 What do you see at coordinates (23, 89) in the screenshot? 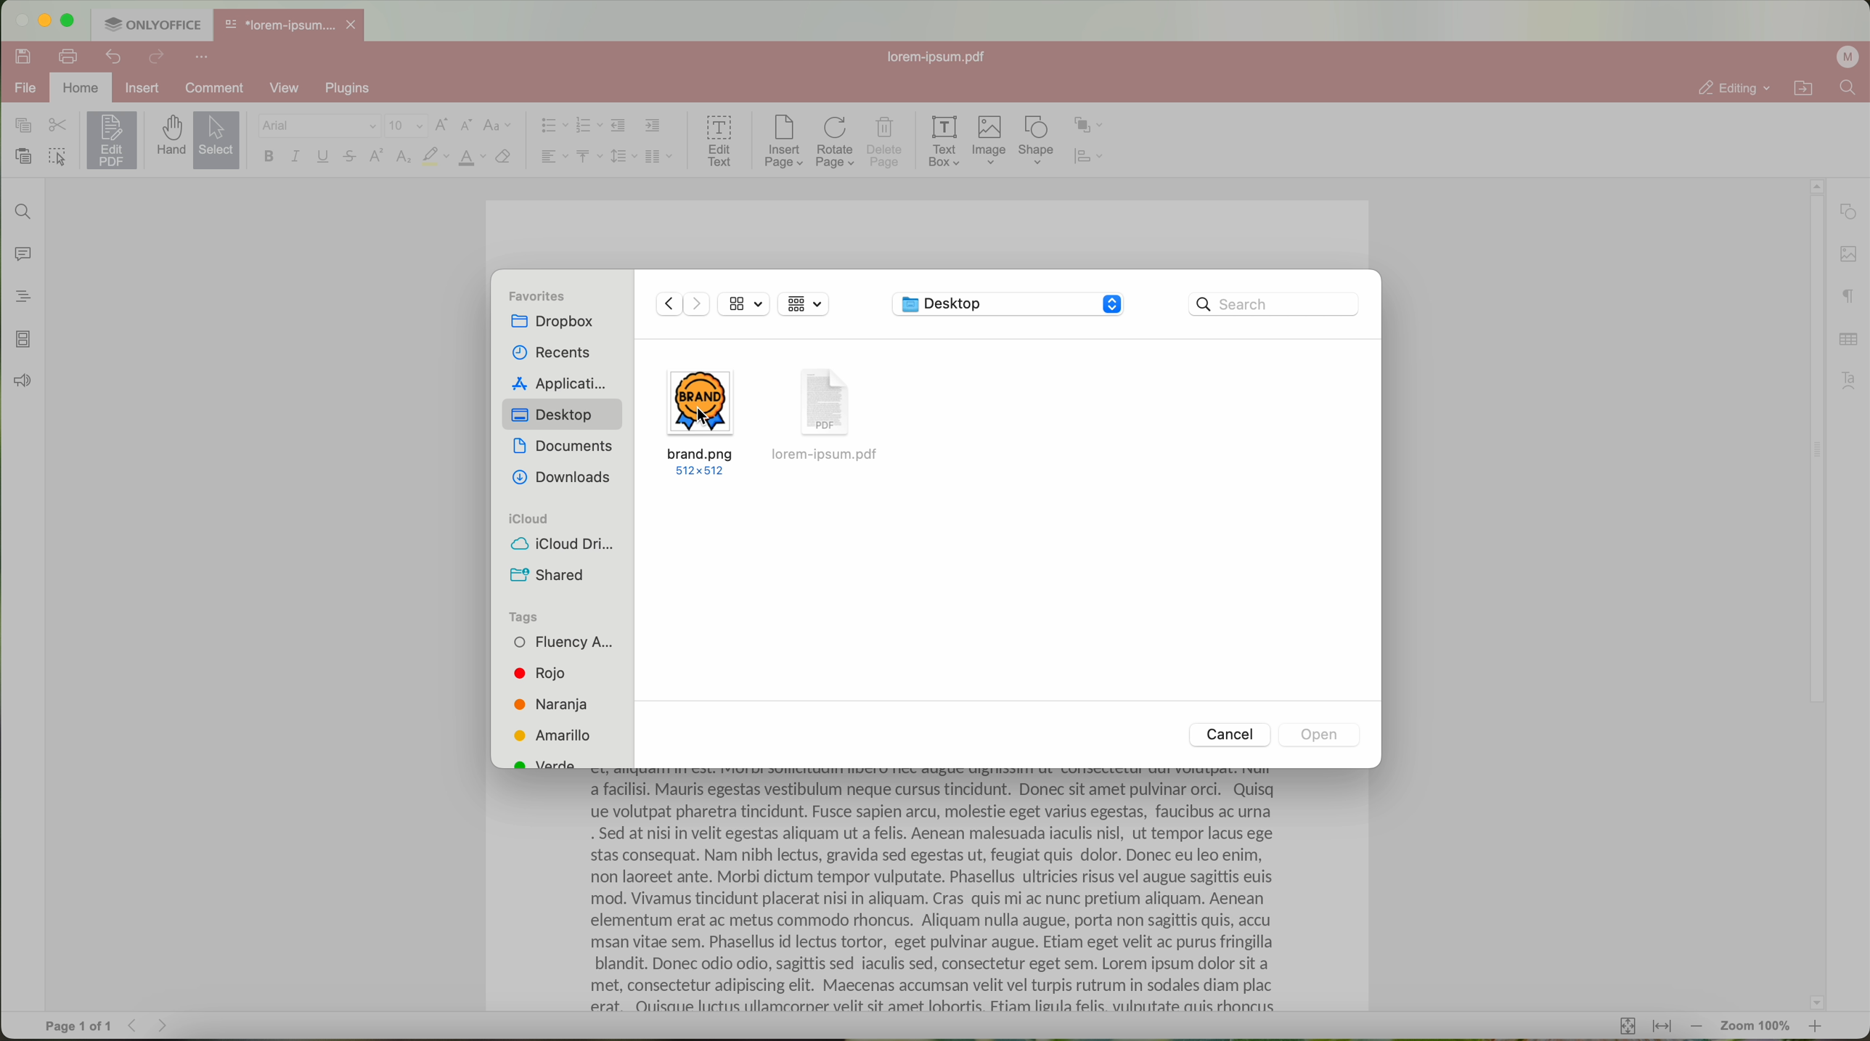
I see `file` at bounding box center [23, 89].